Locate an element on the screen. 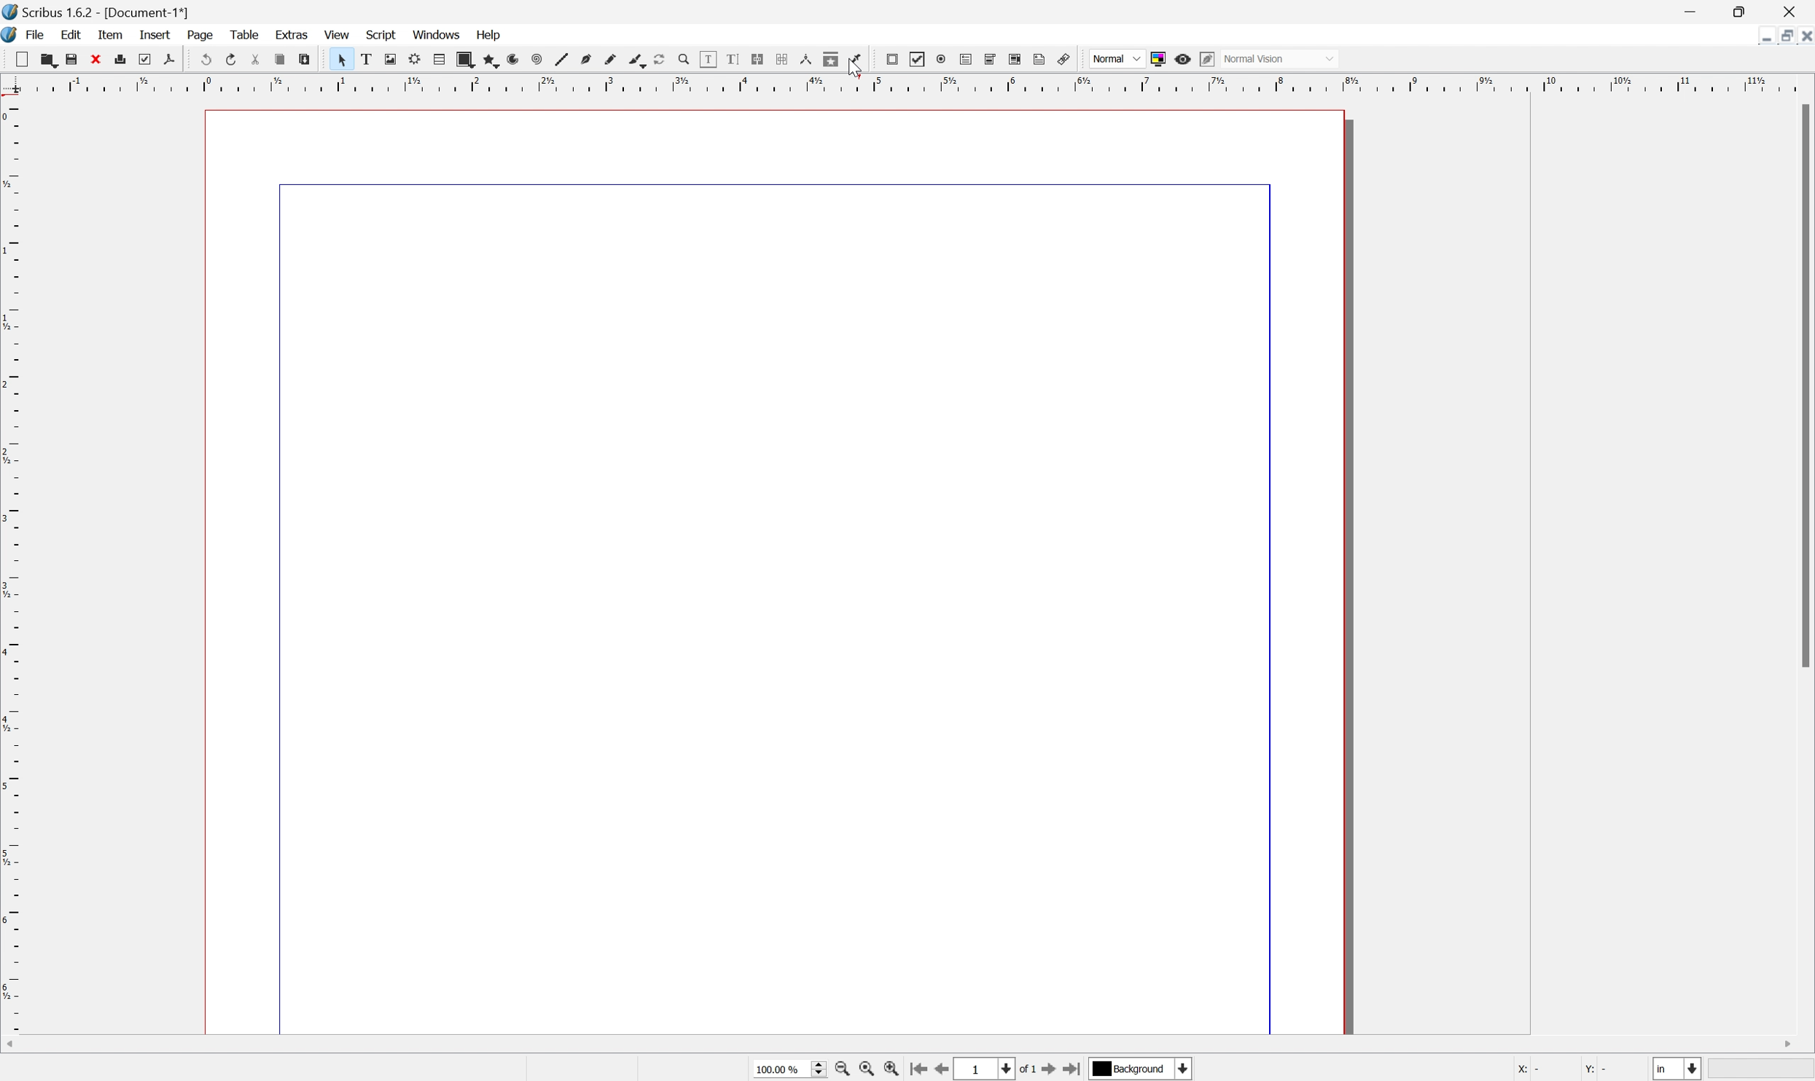  paste is located at coordinates (308, 60).